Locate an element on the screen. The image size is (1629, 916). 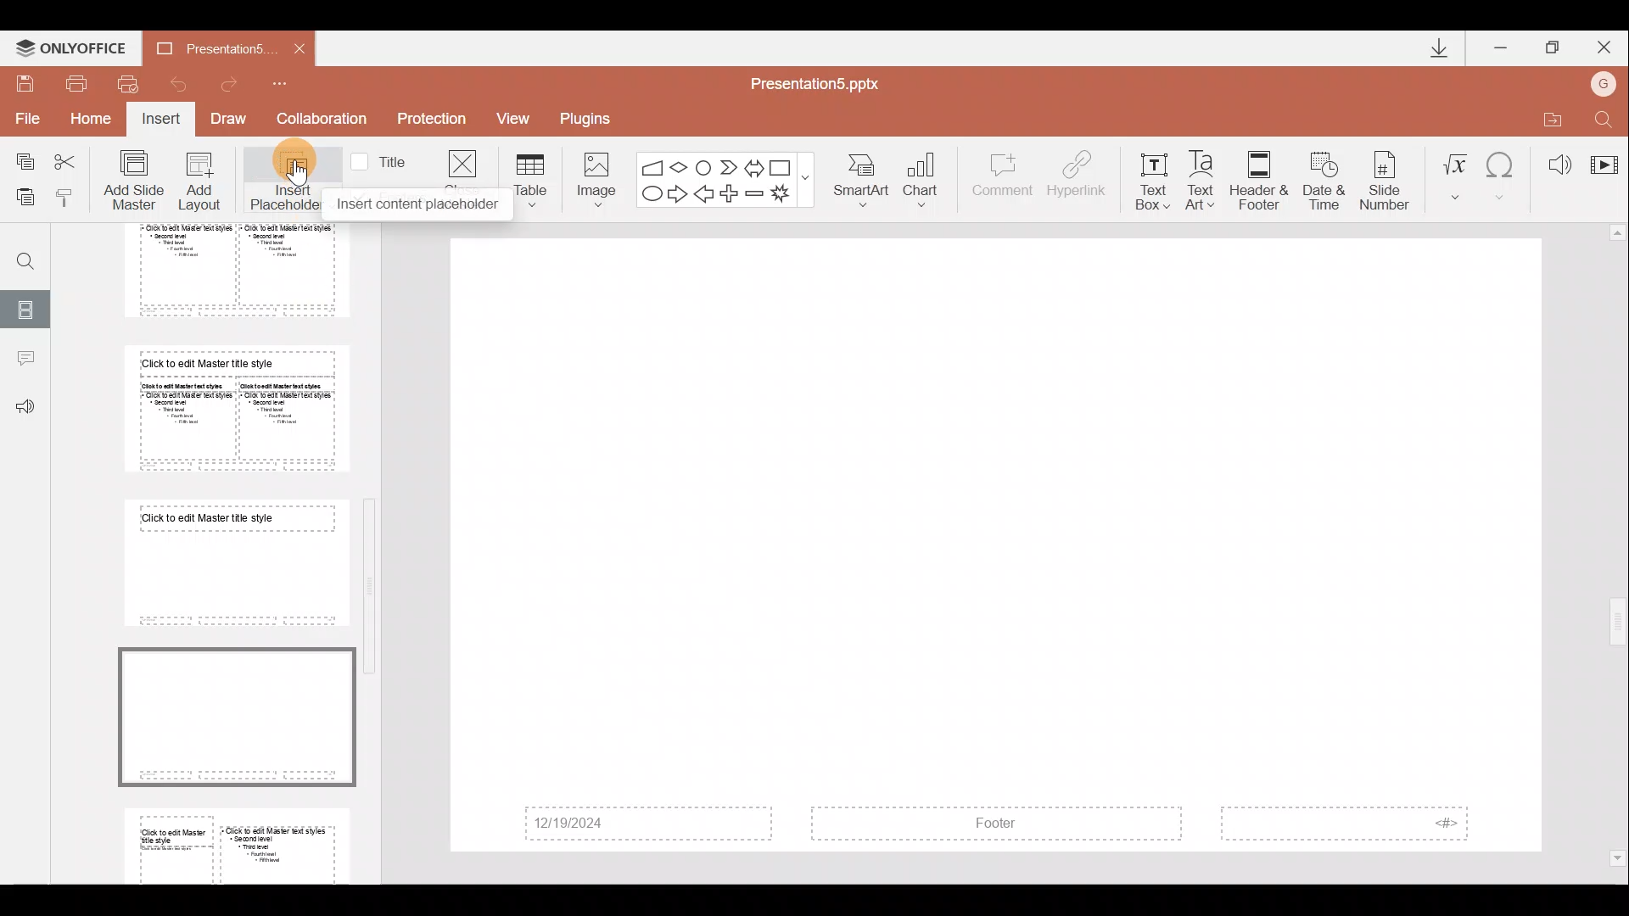
Undo is located at coordinates (177, 83).